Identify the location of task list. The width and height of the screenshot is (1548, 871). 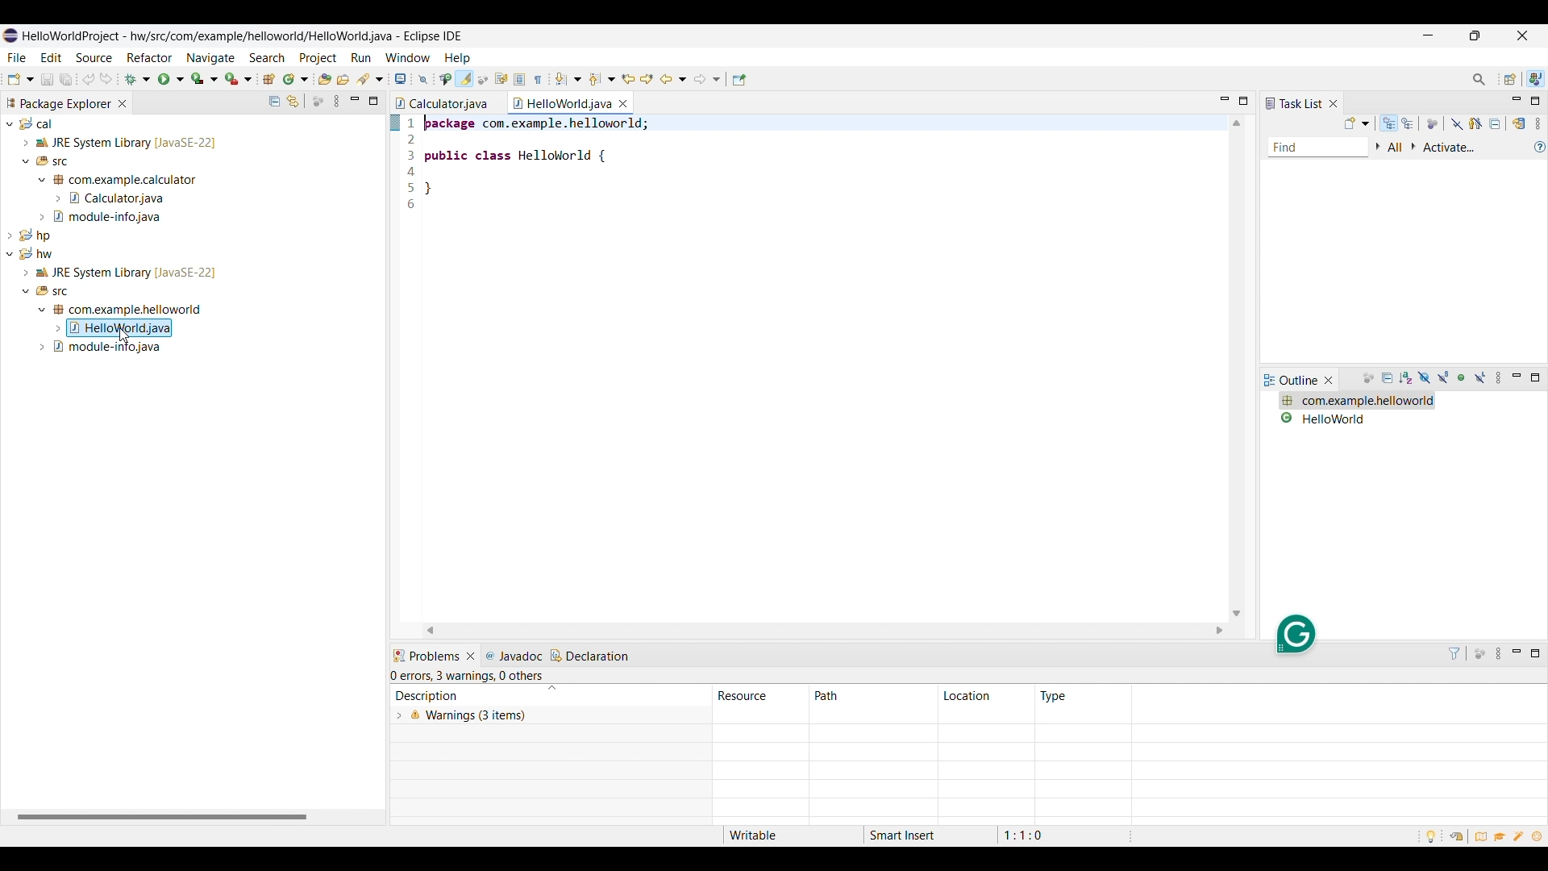
(1294, 103).